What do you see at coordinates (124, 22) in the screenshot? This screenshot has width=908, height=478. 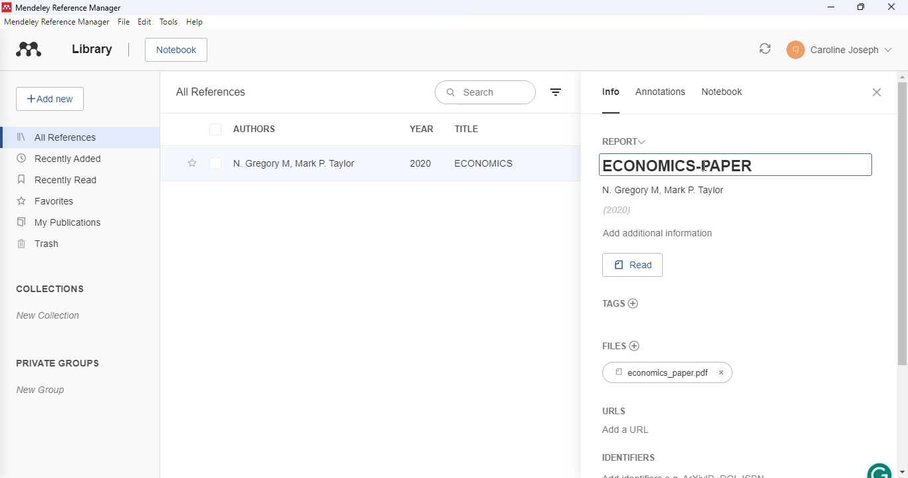 I see `file` at bounding box center [124, 22].